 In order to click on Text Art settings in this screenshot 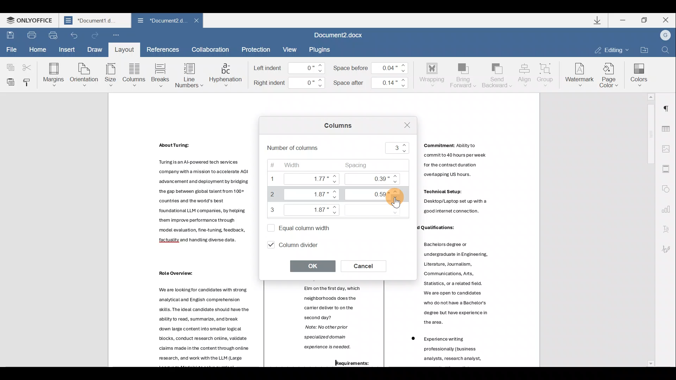, I will do `click(667, 230)`.